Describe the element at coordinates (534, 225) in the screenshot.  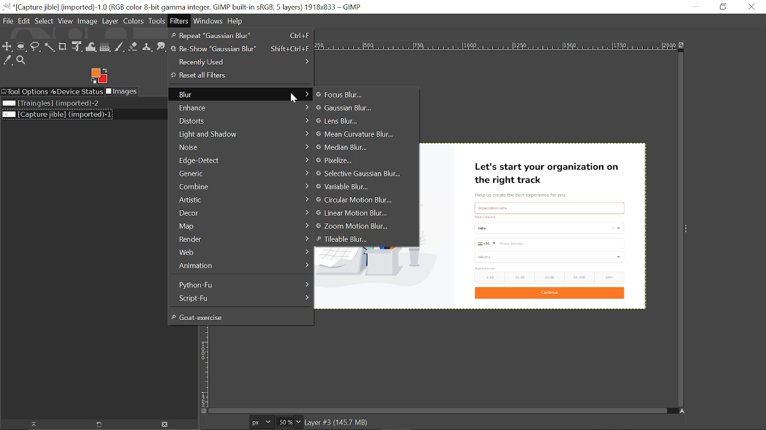
I see `Current image` at that location.